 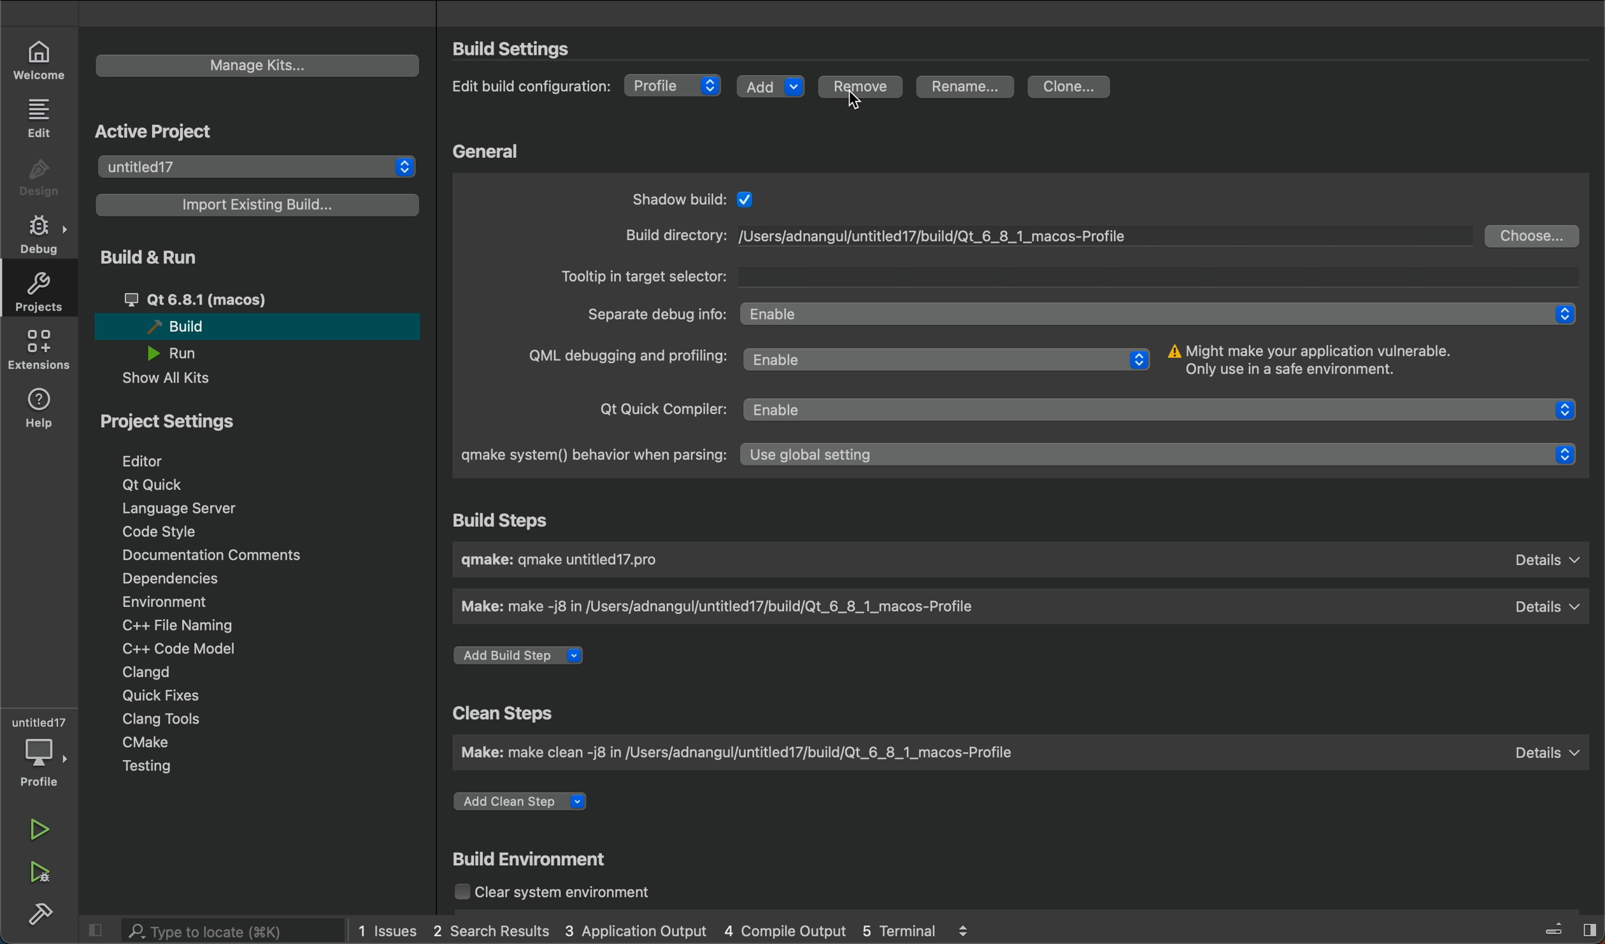 What do you see at coordinates (166, 744) in the screenshot?
I see `cmake` at bounding box center [166, 744].